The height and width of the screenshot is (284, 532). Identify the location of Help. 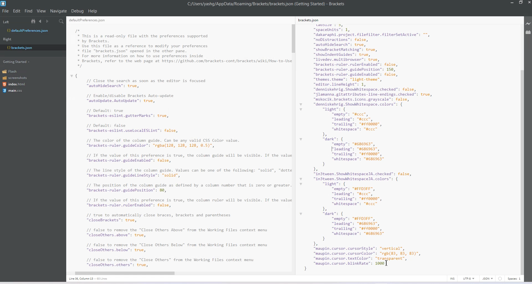
(93, 11).